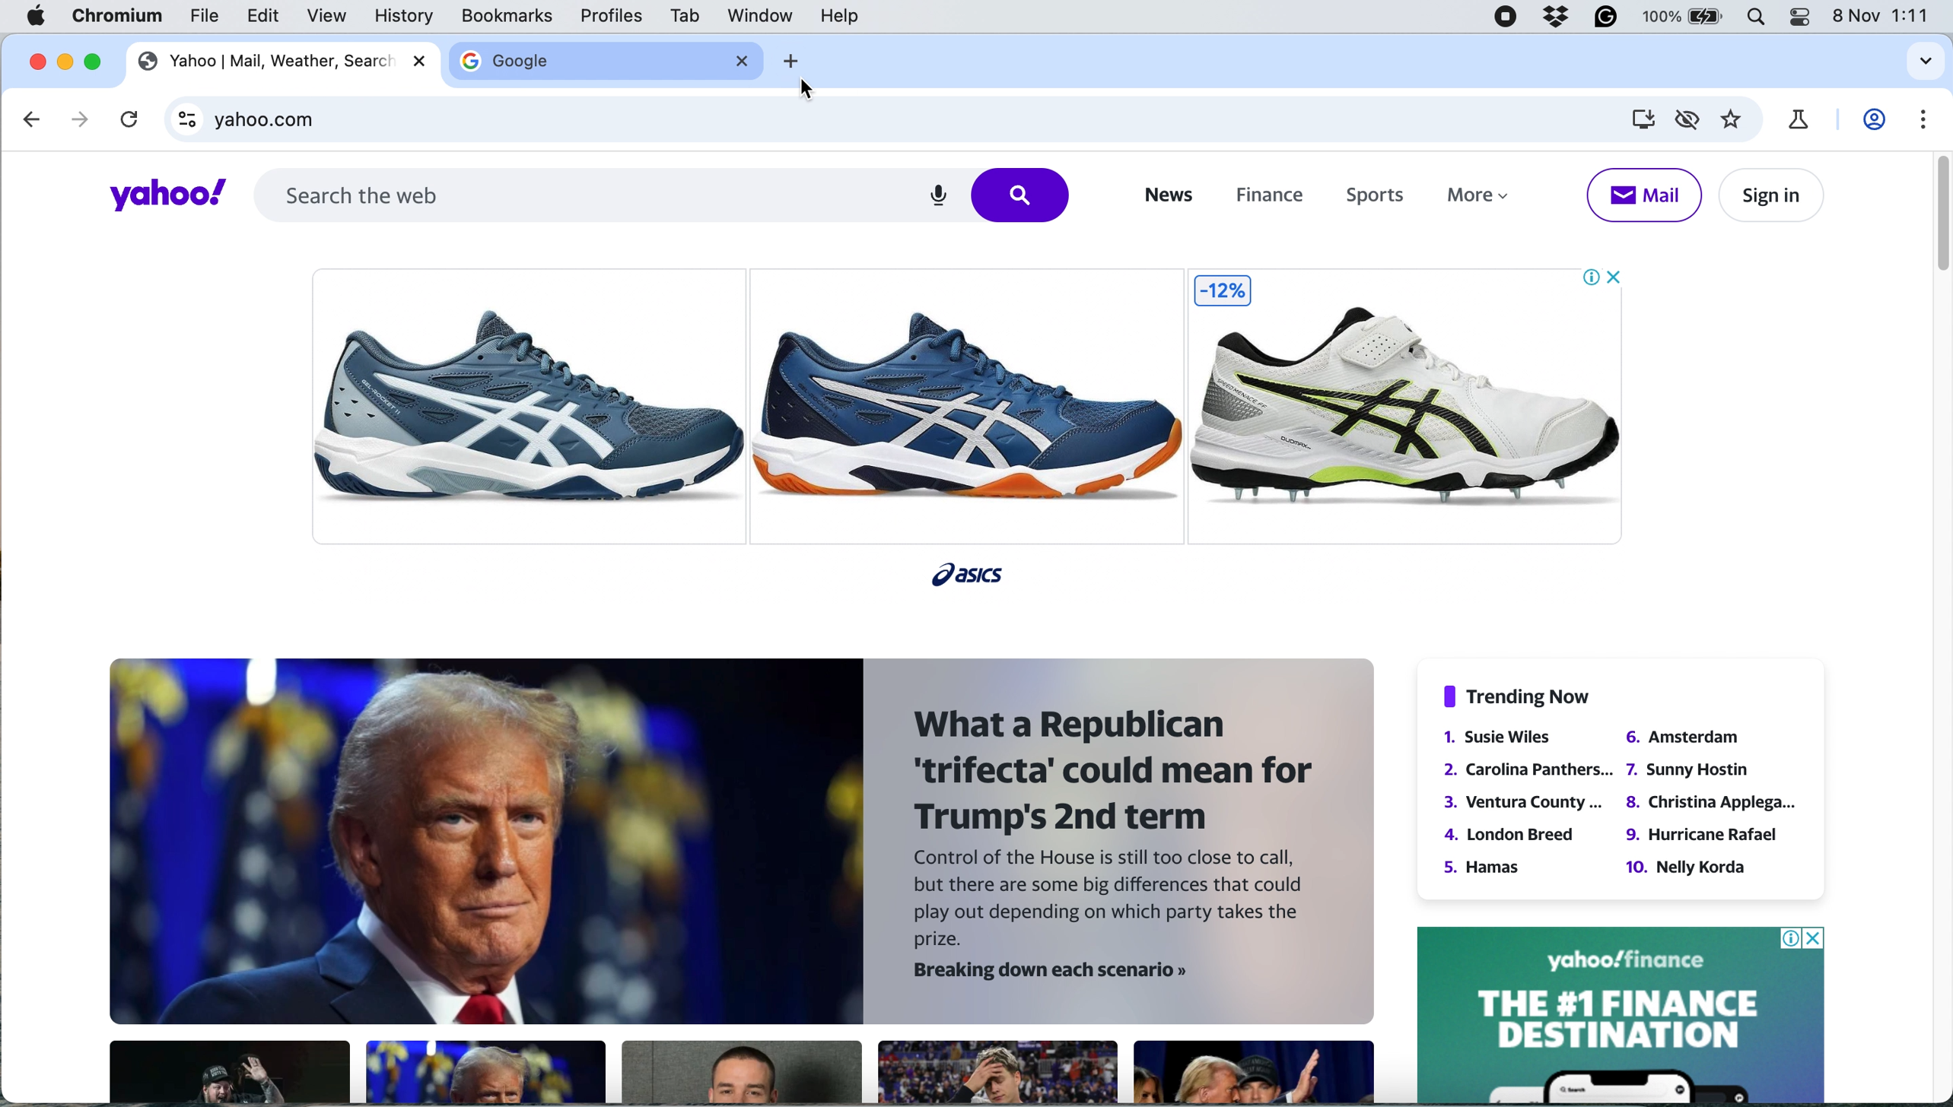 The height and width of the screenshot is (1107, 1953). What do you see at coordinates (1557, 18) in the screenshot?
I see `dropbox` at bounding box center [1557, 18].